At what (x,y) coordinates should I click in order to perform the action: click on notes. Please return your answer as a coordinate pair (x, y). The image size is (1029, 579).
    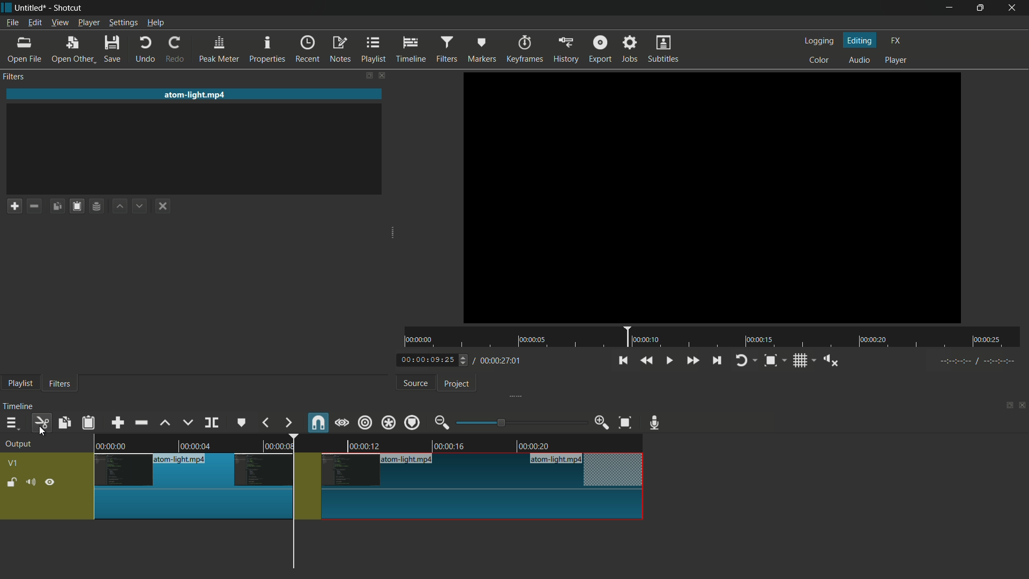
    Looking at the image, I should click on (340, 50).